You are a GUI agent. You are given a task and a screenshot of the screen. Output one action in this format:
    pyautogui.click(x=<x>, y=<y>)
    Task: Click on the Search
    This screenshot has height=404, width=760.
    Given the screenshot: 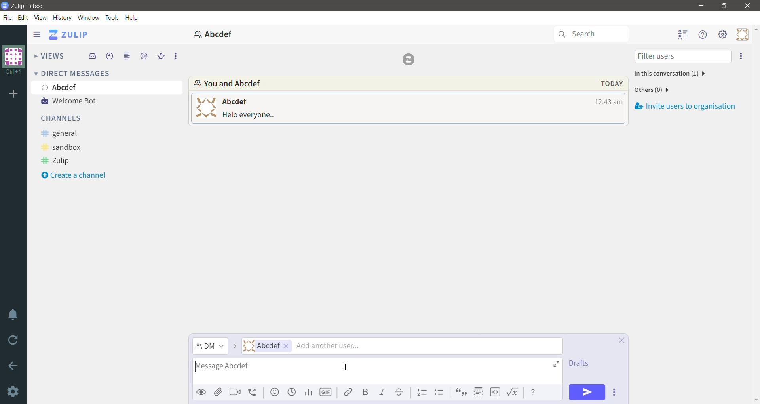 What is the action you would take?
    pyautogui.click(x=591, y=34)
    